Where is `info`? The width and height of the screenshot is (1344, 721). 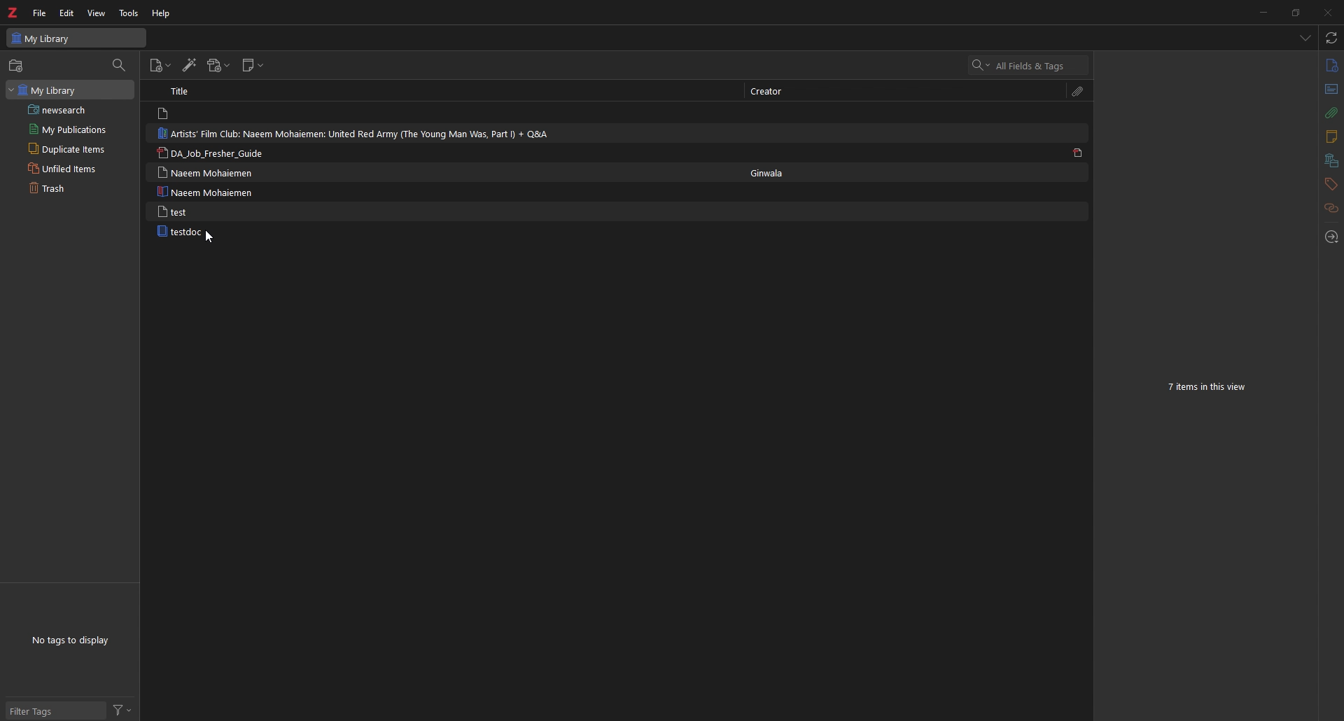
info is located at coordinates (1331, 66).